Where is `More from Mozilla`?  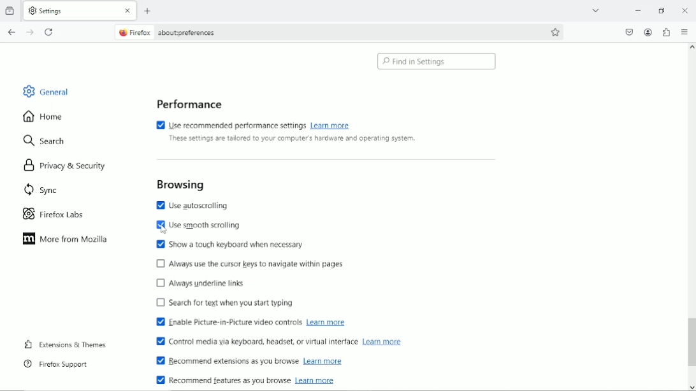 More from Mozilla is located at coordinates (64, 239).